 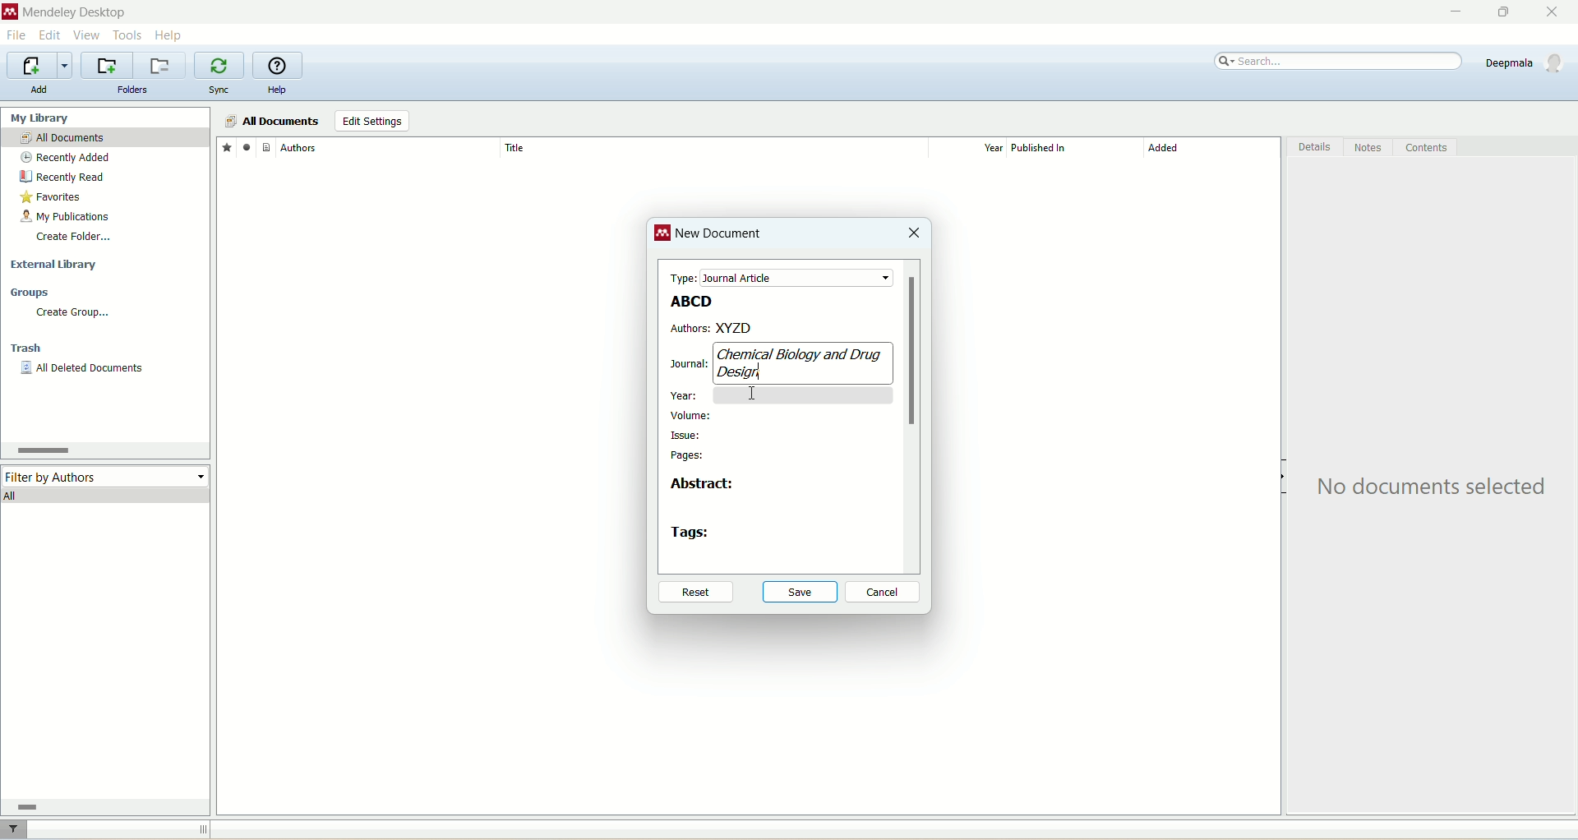 What do you see at coordinates (801, 591) in the screenshot?
I see `save` at bounding box center [801, 591].